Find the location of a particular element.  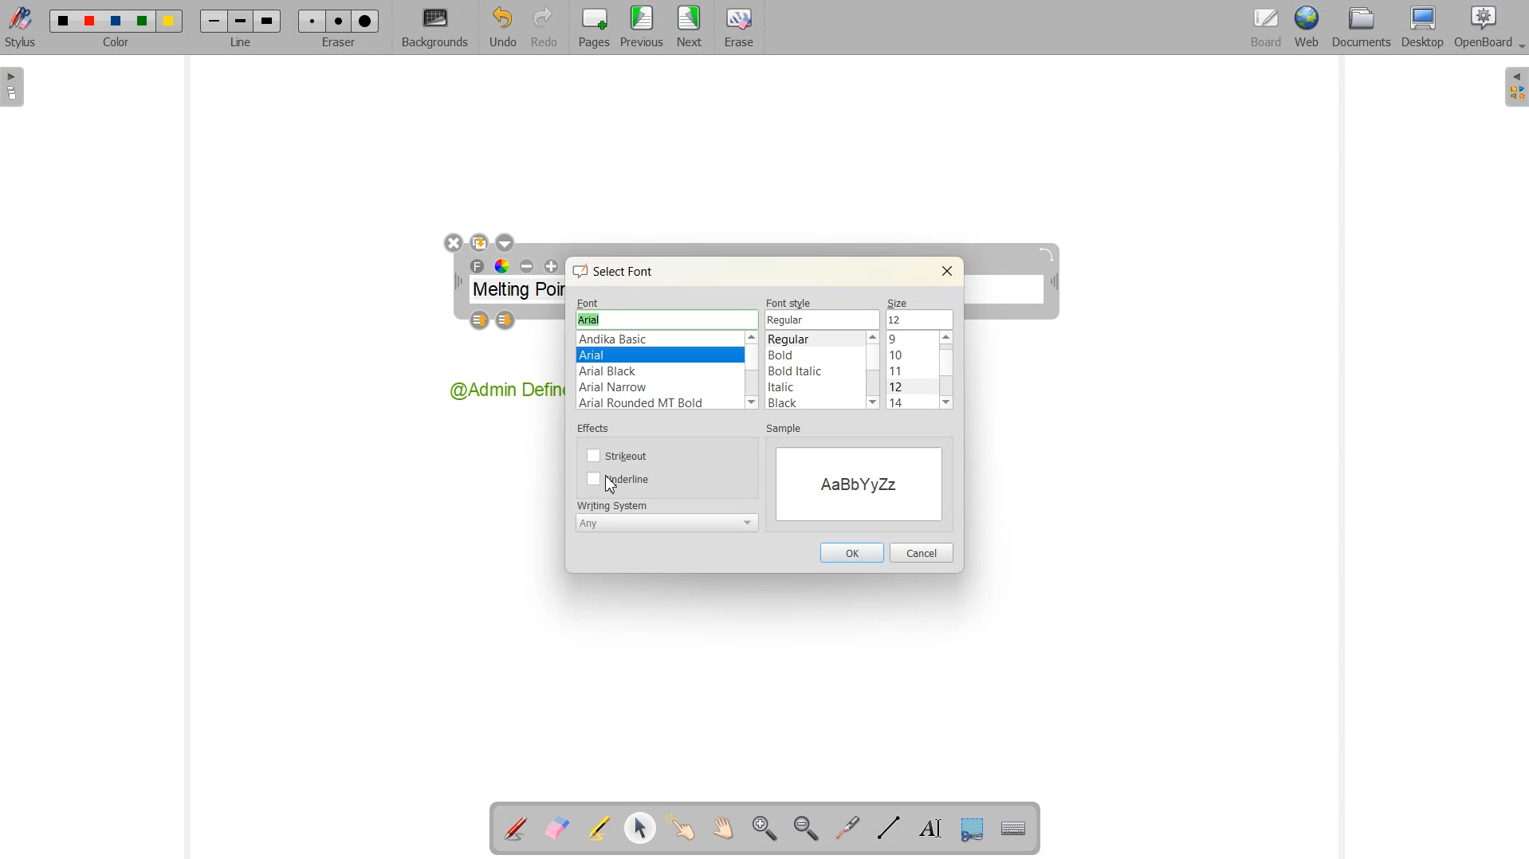

Font Text  is located at coordinates (478, 267).